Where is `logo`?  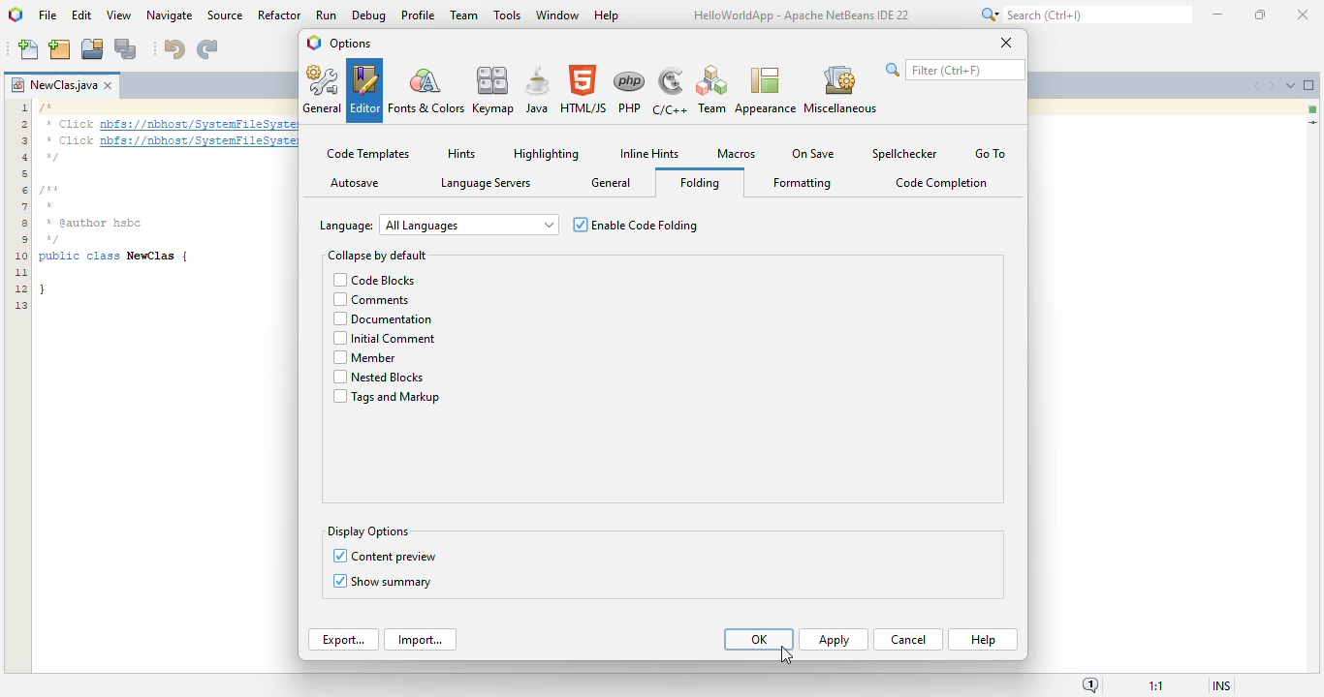 logo is located at coordinates (16, 15).